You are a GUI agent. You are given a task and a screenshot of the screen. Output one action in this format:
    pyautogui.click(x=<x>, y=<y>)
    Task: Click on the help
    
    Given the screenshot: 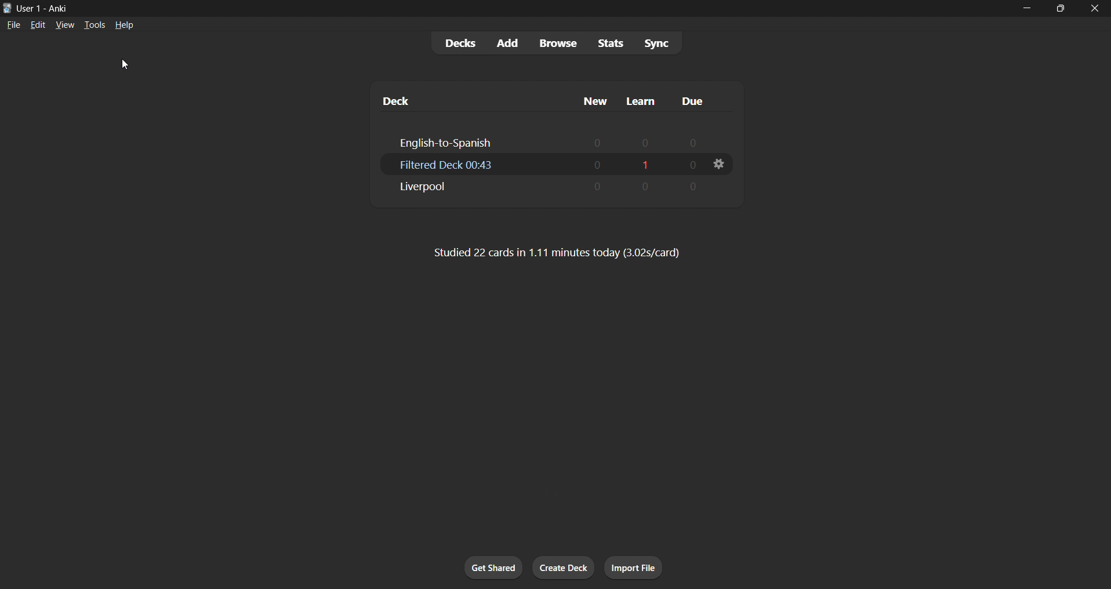 What is the action you would take?
    pyautogui.click(x=128, y=26)
    